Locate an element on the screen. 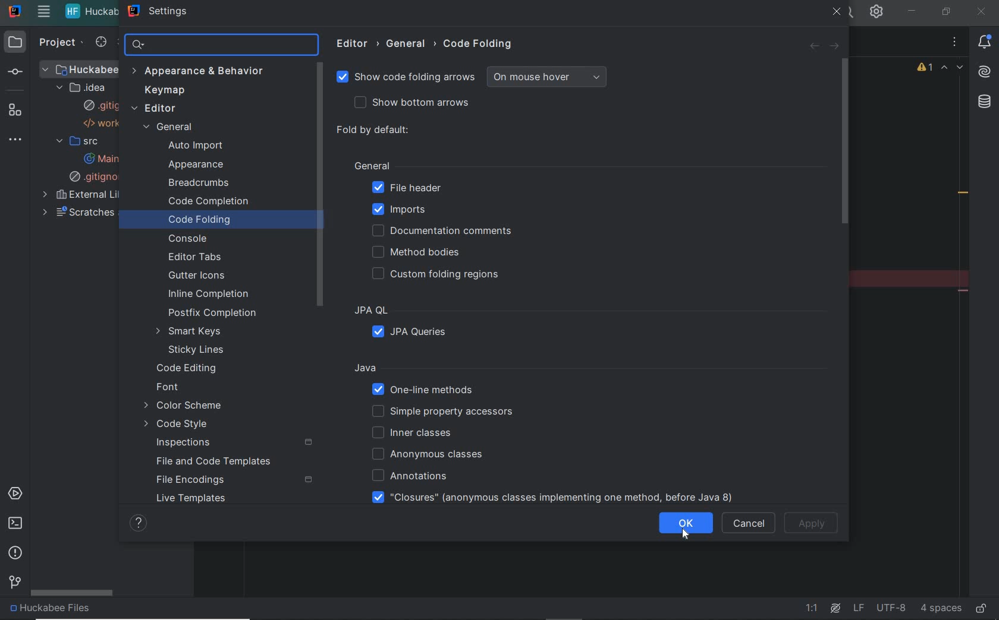  system name is located at coordinates (14, 11).